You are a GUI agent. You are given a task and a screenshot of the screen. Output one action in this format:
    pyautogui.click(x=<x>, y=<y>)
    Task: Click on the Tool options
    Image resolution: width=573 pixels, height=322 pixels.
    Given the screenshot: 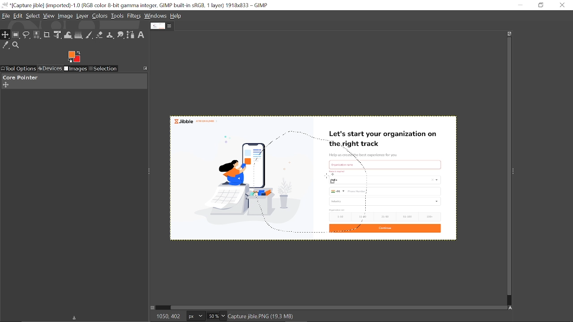 What is the action you would take?
    pyautogui.click(x=18, y=69)
    